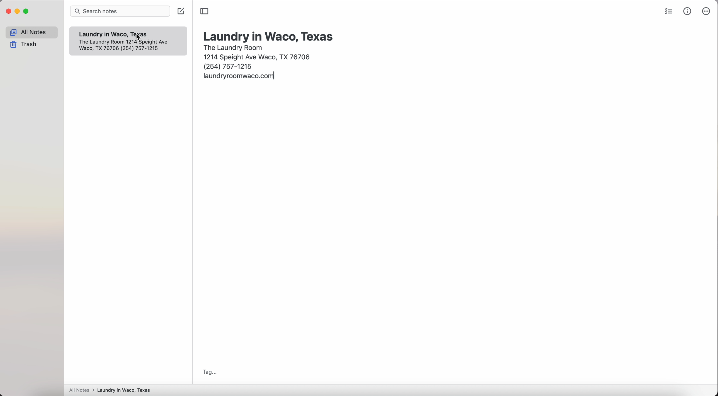 Image resolution: width=718 pixels, height=396 pixels. What do you see at coordinates (240, 77) in the screenshot?
I see `laundryroomwaco.com` at bounding box center [240, 77].